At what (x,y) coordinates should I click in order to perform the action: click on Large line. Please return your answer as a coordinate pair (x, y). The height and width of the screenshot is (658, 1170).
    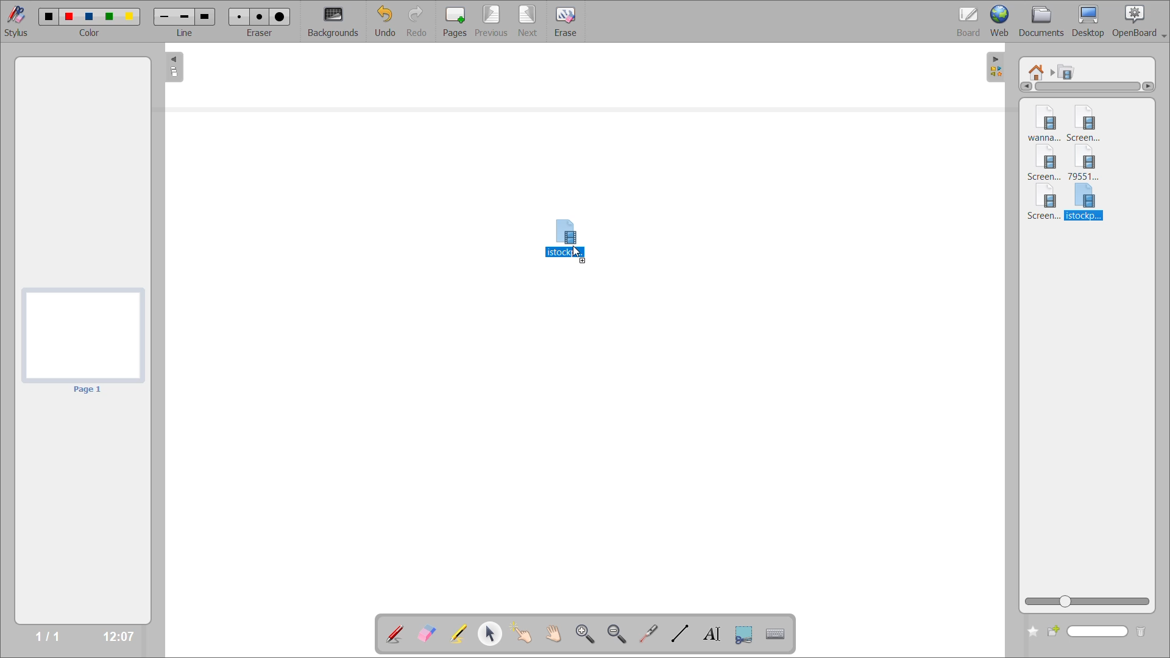
    Looking at the image, I should click on (207, 16).